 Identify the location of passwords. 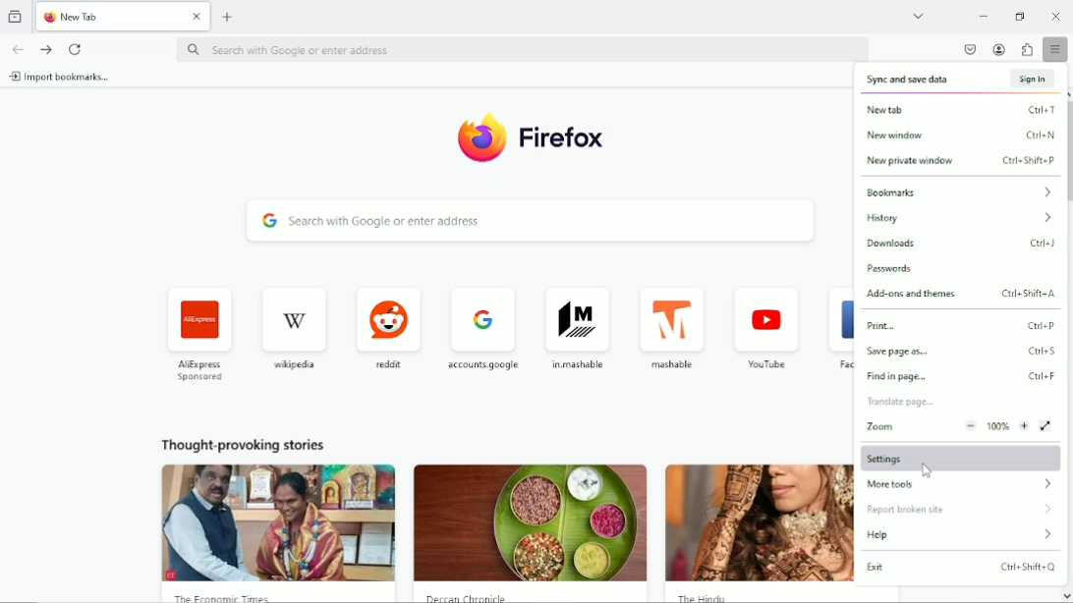
(890, 268).